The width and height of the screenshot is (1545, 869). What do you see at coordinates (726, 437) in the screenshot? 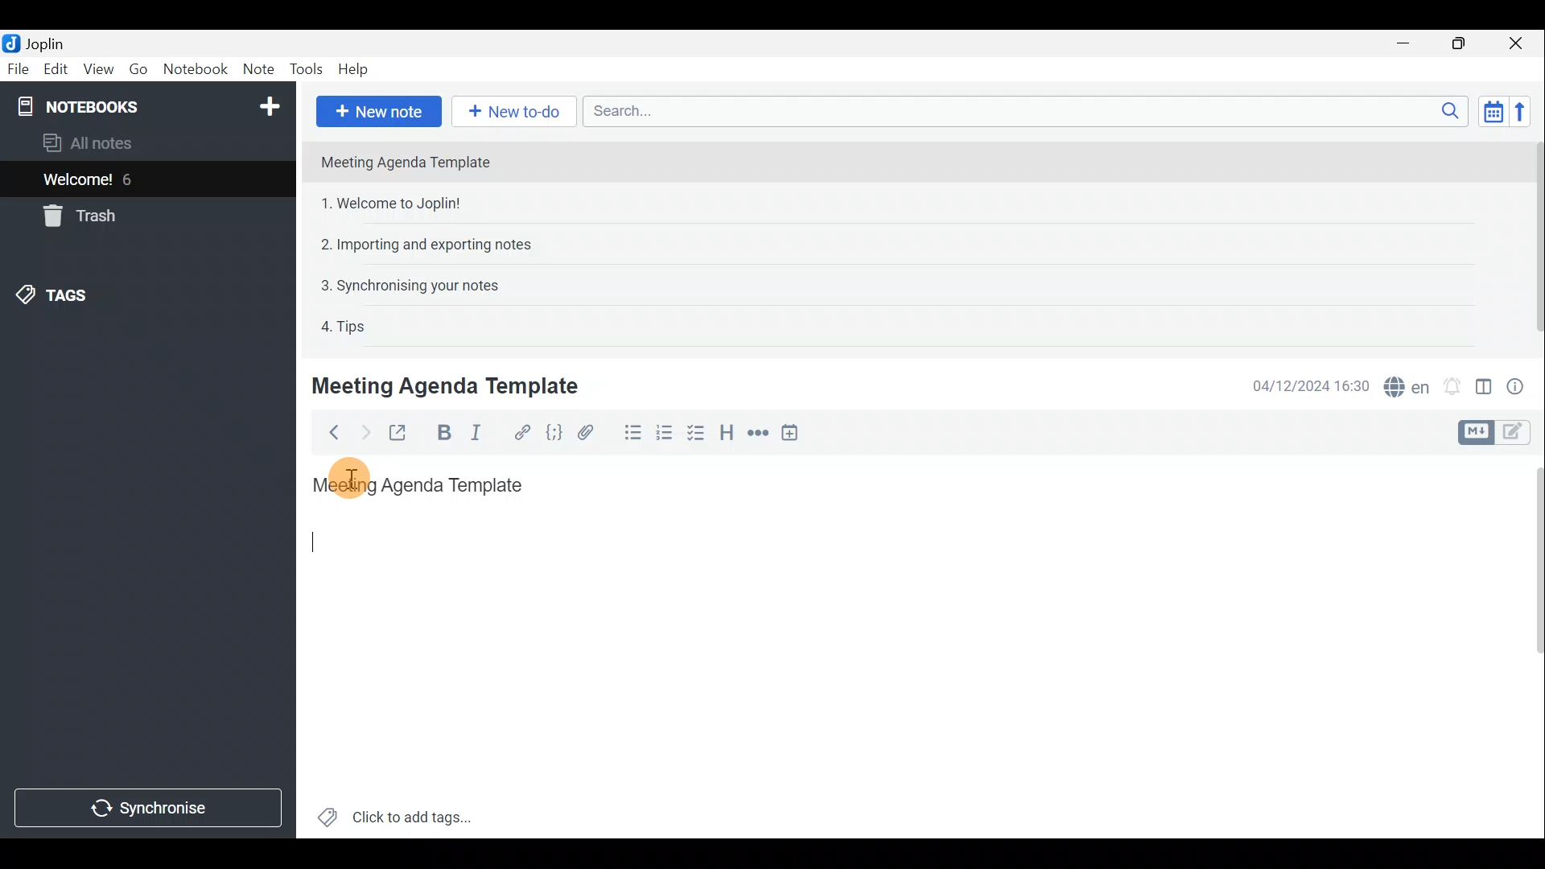
I see `Heading` at bounding box center [726, 437].